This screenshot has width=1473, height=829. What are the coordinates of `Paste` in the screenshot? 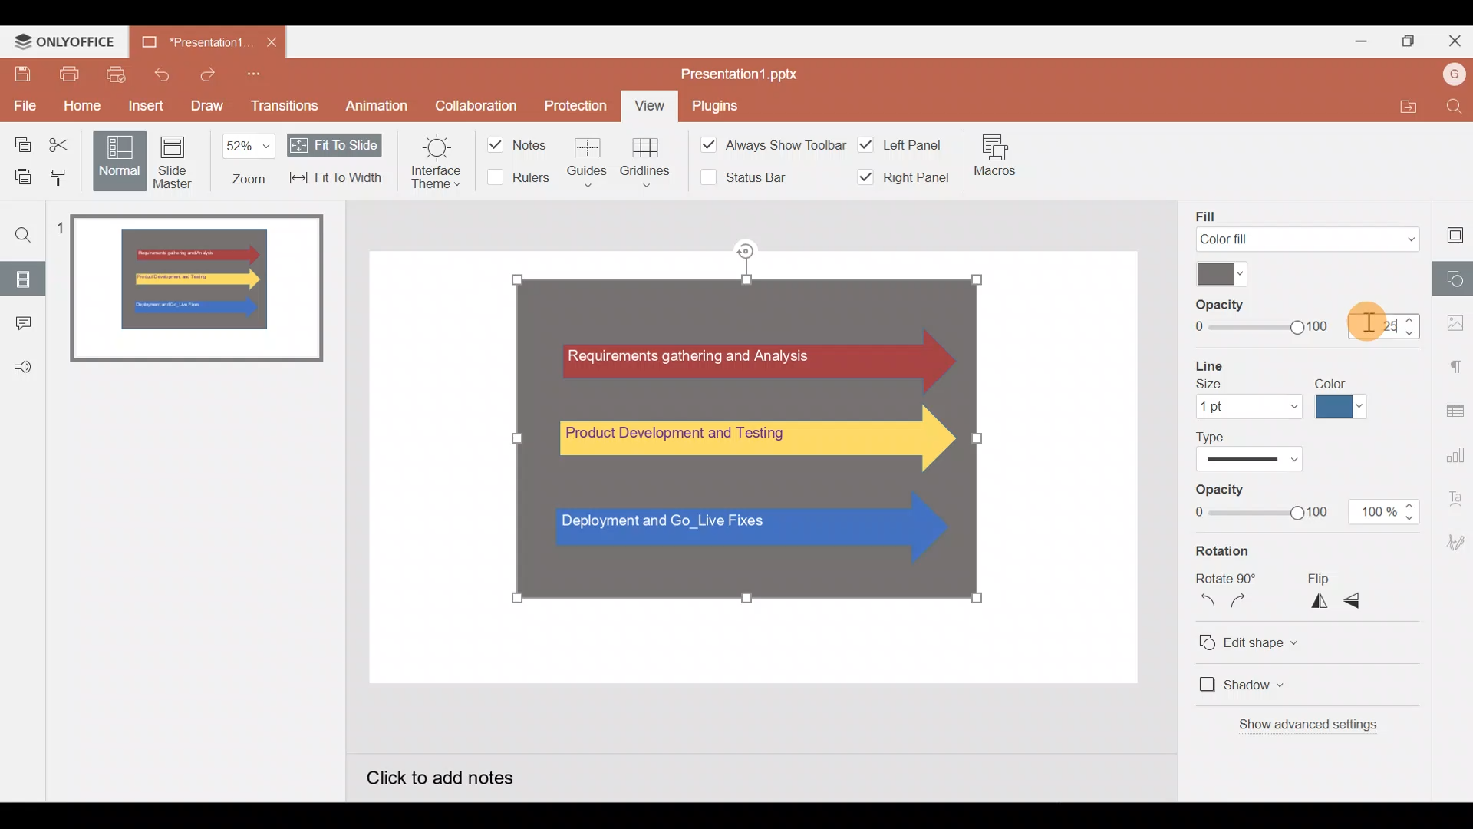 It's located at (18, 176).